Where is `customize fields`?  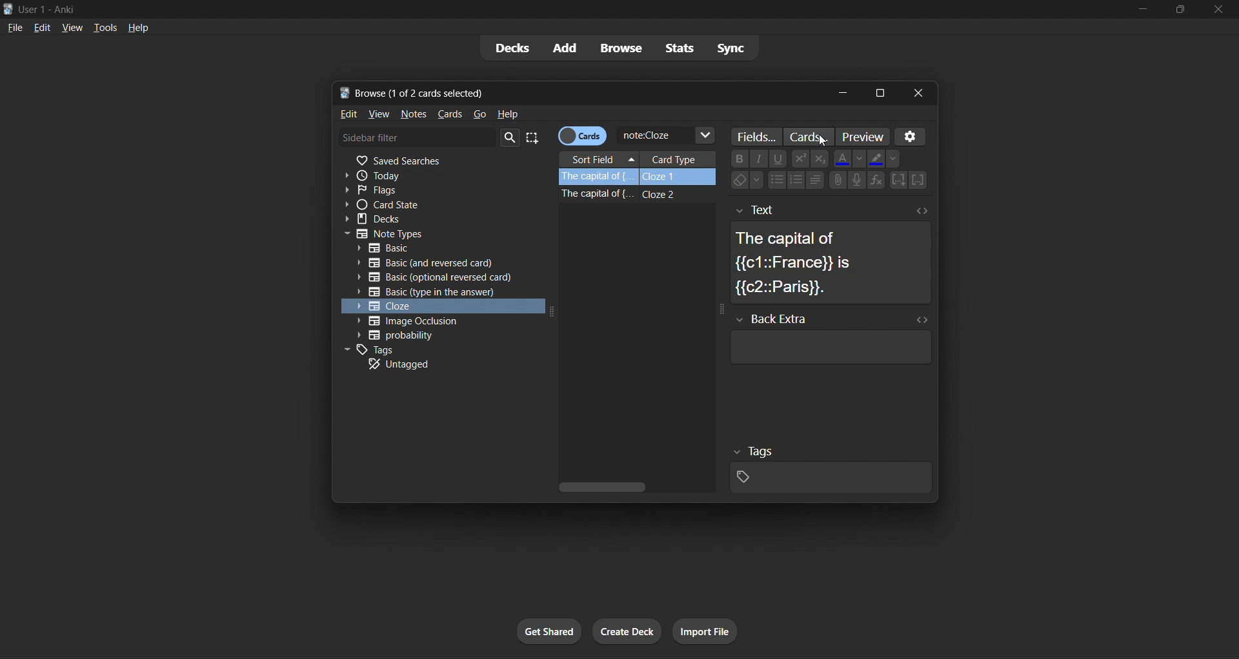
customize fields is located at coordinates (759, 137).